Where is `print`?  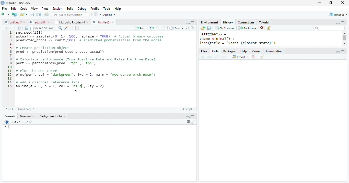
print is located at coordinates (47, 14).